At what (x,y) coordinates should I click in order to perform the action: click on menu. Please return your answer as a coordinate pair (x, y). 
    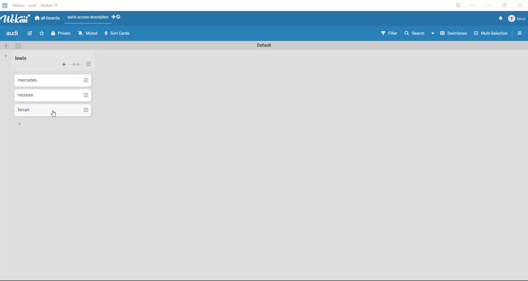
    Looking at the image, I should click on (516, 20).